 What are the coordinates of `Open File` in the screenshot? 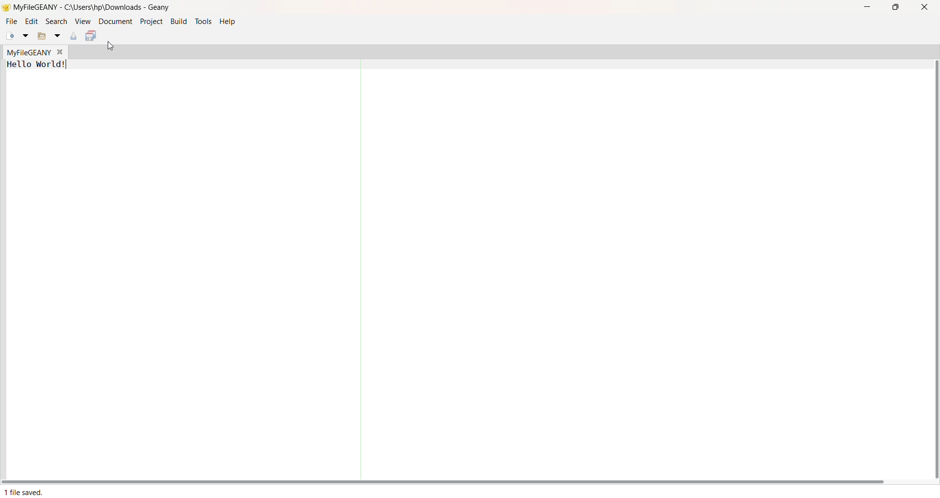 It's located at (42, 36).